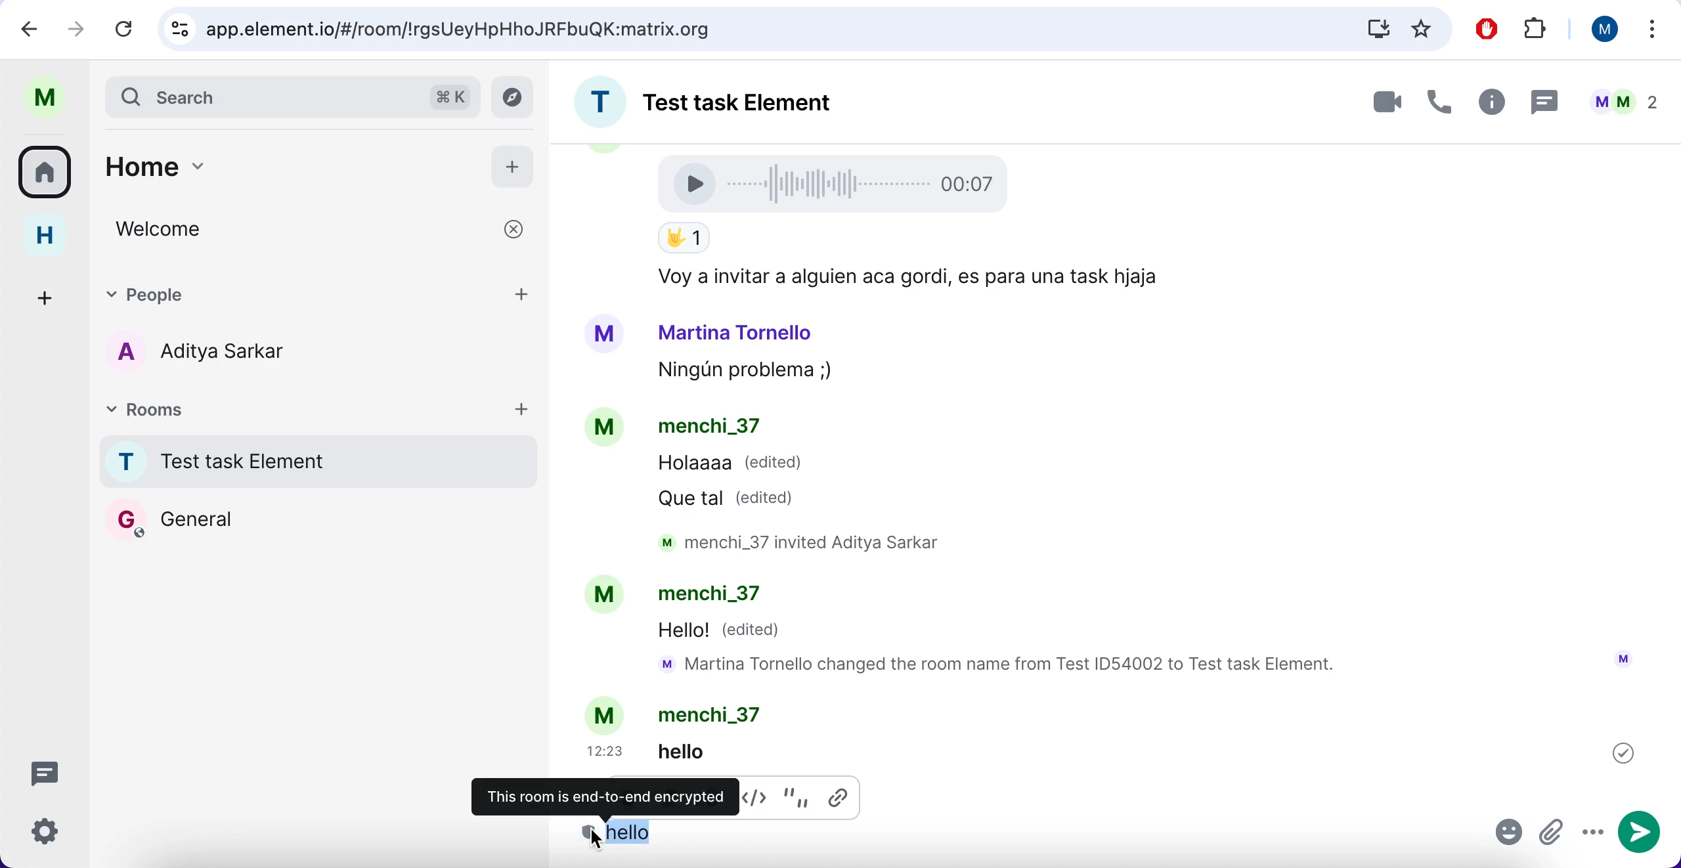  Describe the element at coordinates (1599, 29) in the screenshot. I see `user` at that location.